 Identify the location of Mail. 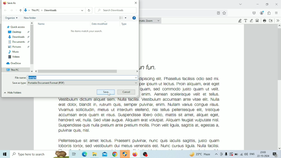
(105, 154).